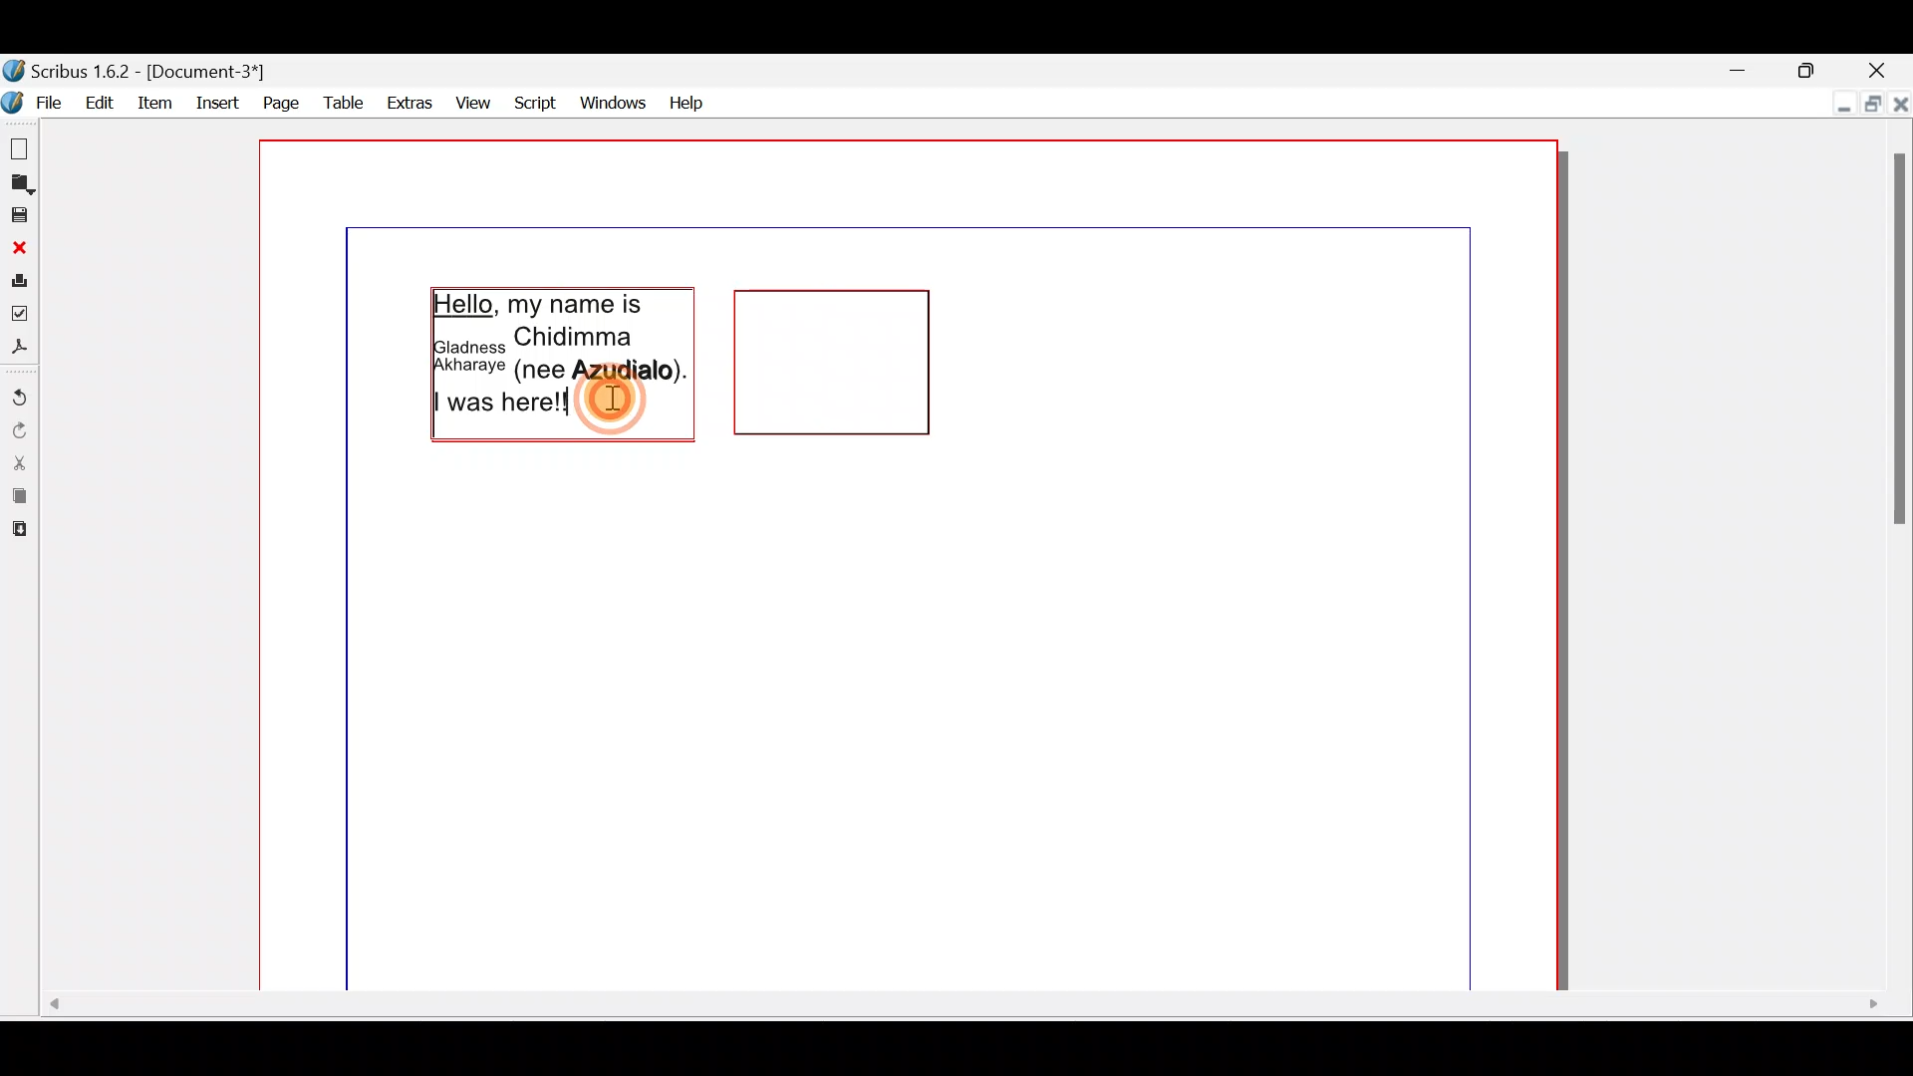  I want to click on Undo, so click(20, 391).